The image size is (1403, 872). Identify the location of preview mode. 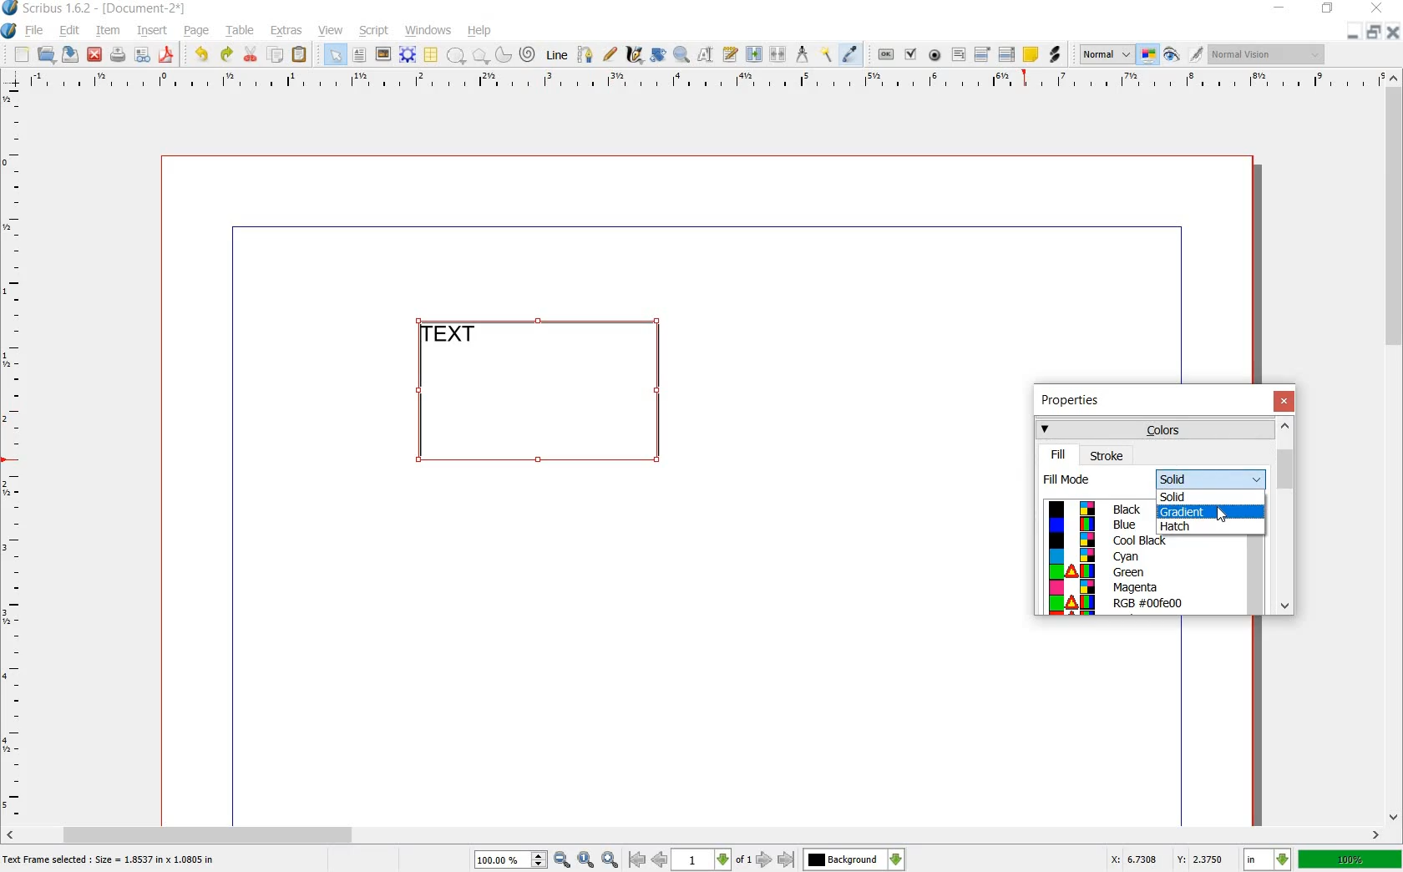
(1172, 54).